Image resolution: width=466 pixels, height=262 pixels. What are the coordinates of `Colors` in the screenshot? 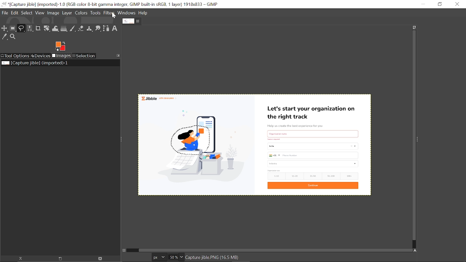 It's located at (81, 13).